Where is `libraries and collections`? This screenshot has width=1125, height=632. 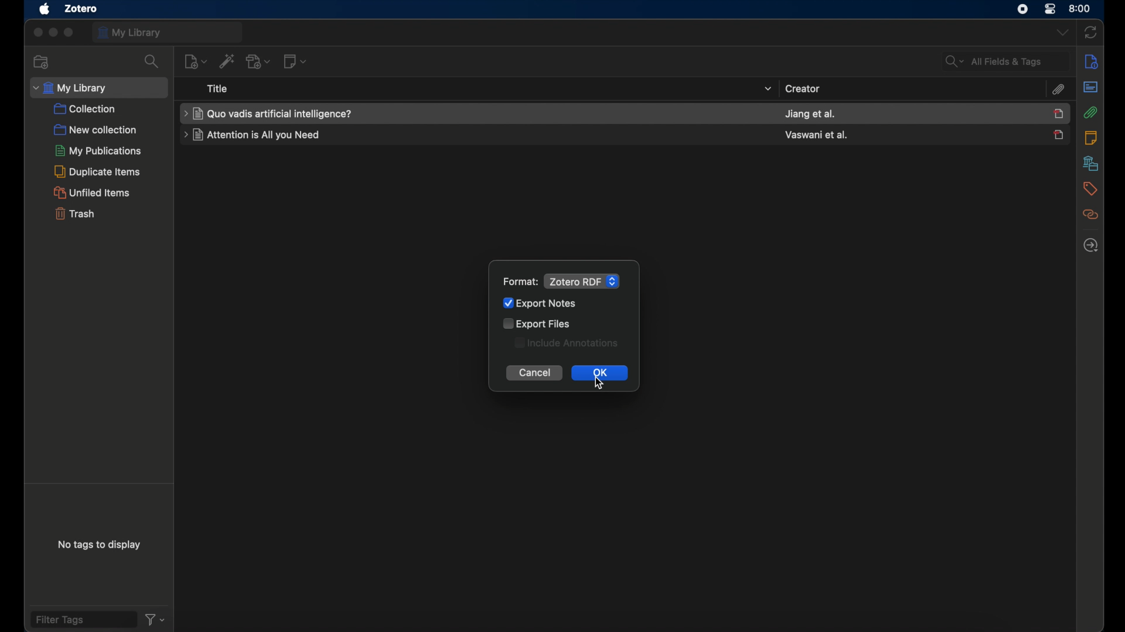 libraries and collections is located at coordinates (1089, 164).